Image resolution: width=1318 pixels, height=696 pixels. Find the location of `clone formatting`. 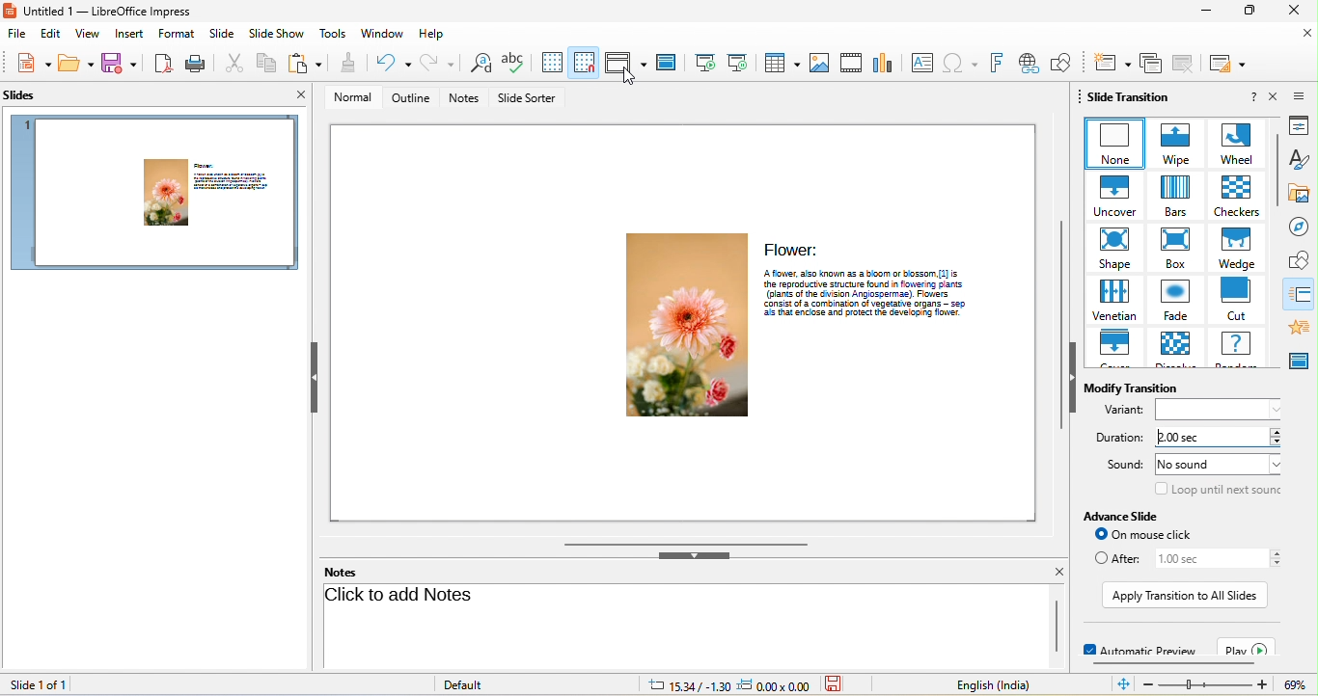

clone formatting is located at coordinates (343, 64).